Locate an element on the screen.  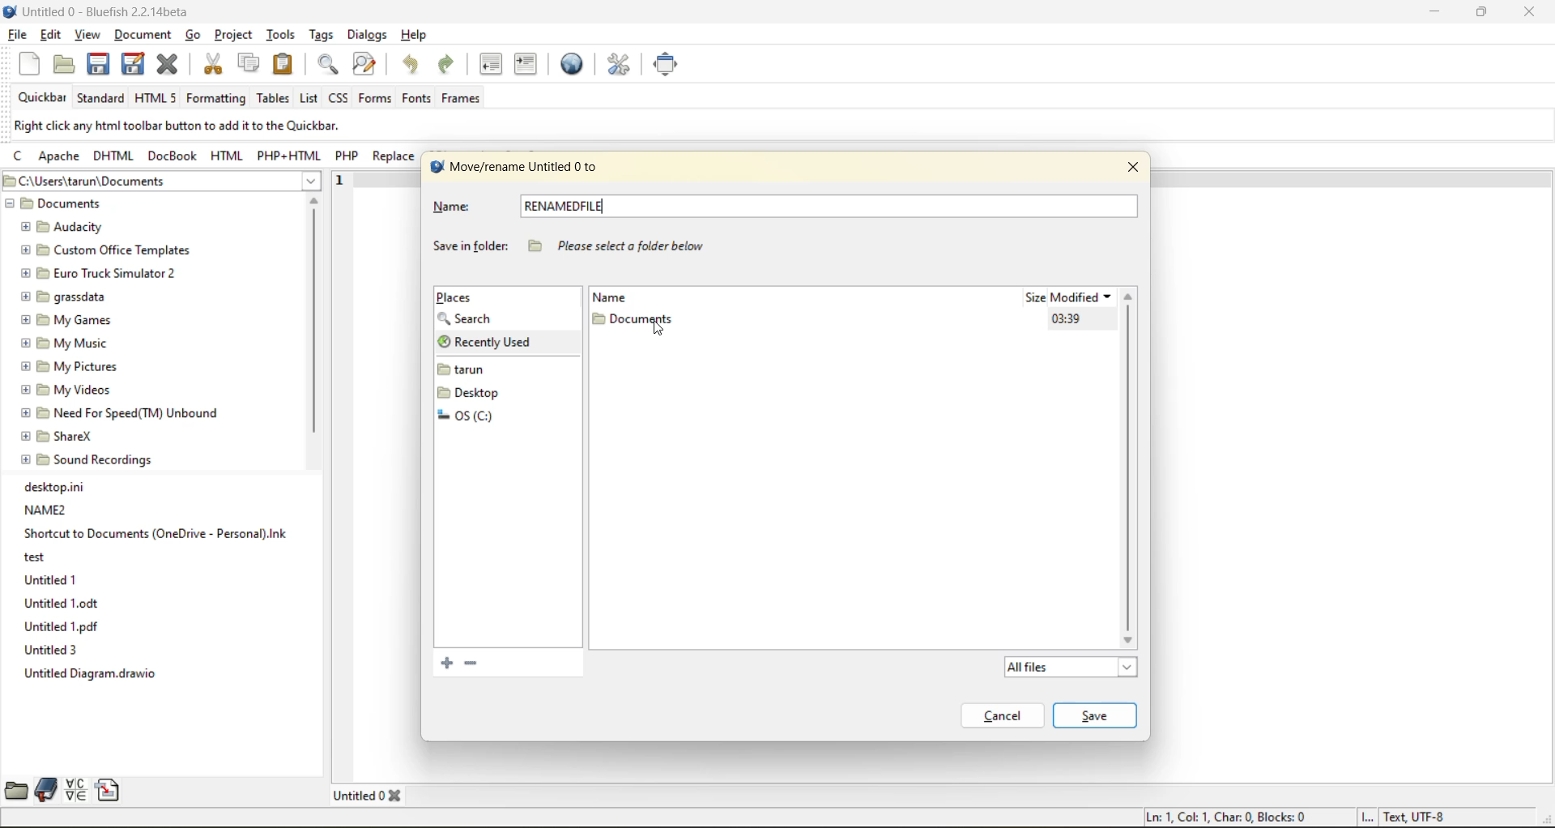
c is located at coordinates (17, 158).